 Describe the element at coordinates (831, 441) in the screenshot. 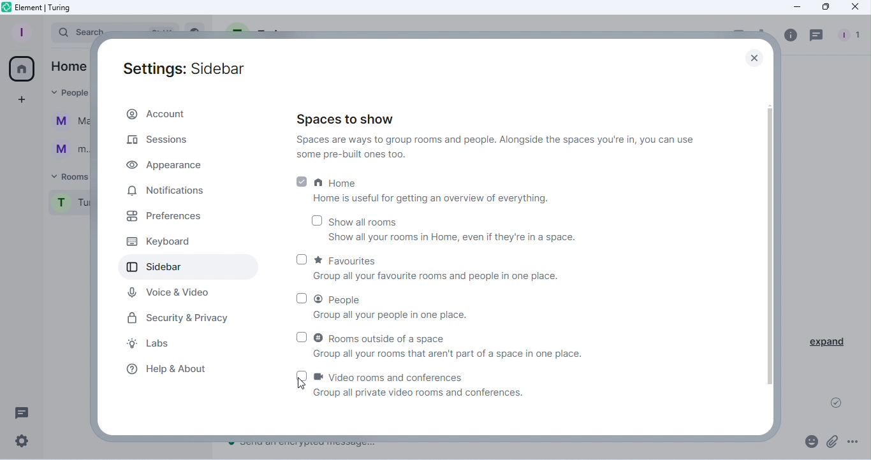

I see `Attachments` at that location.